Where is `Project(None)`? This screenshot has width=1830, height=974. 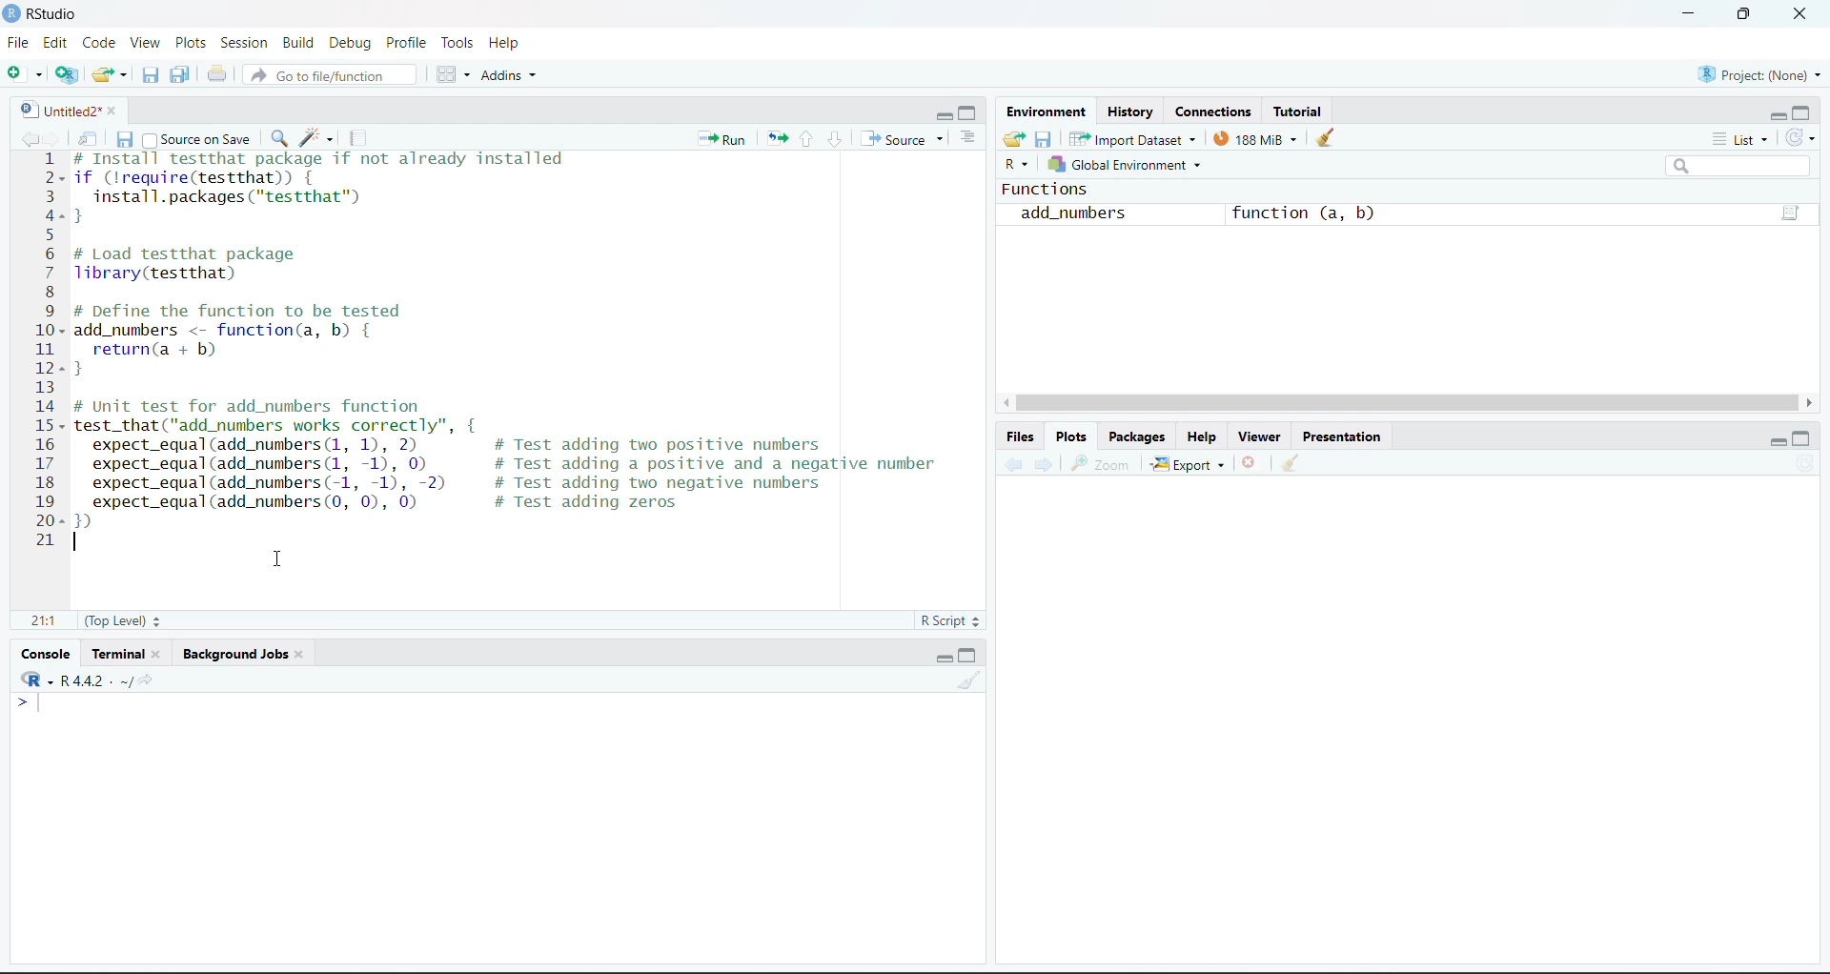 Project(None) is located at coordinates (1759, 76).